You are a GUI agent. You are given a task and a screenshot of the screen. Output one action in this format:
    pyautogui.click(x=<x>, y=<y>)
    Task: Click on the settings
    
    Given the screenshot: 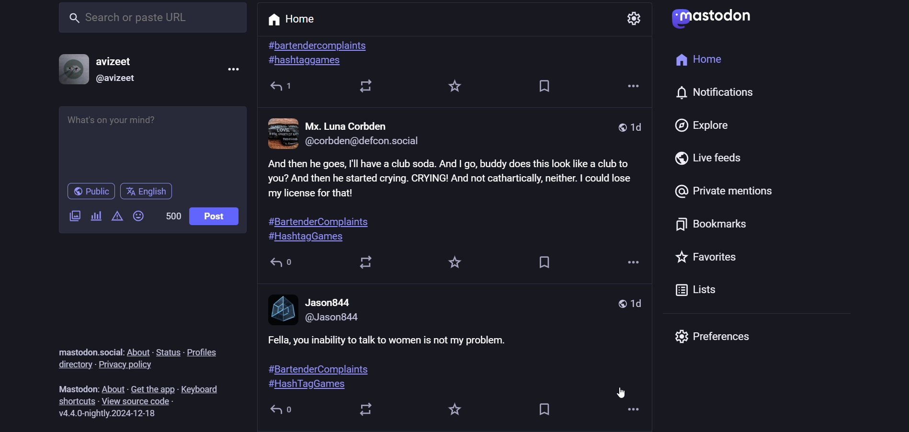 What is the action you would take?
    pyautogui.click(x=636, y=18)
    